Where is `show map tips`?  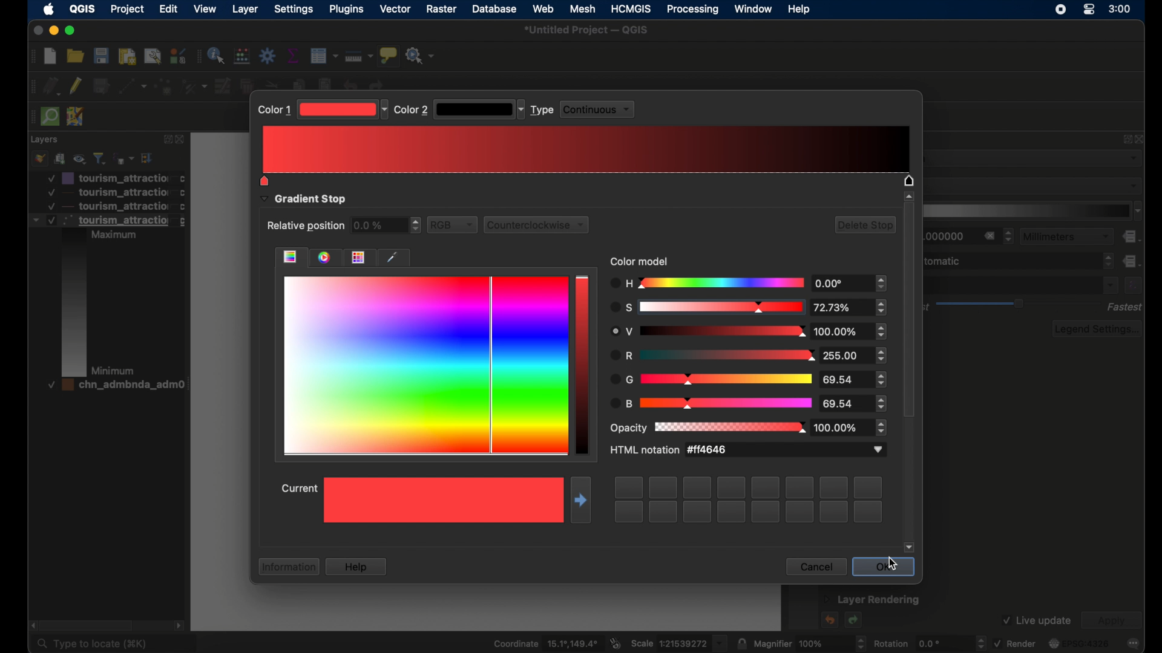 show map tips is located at coordinates (389, 56).